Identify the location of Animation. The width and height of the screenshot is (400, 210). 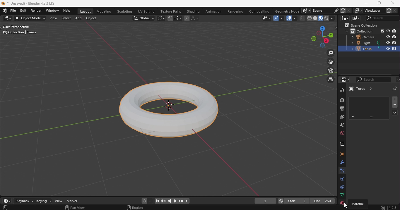
(214, 11).